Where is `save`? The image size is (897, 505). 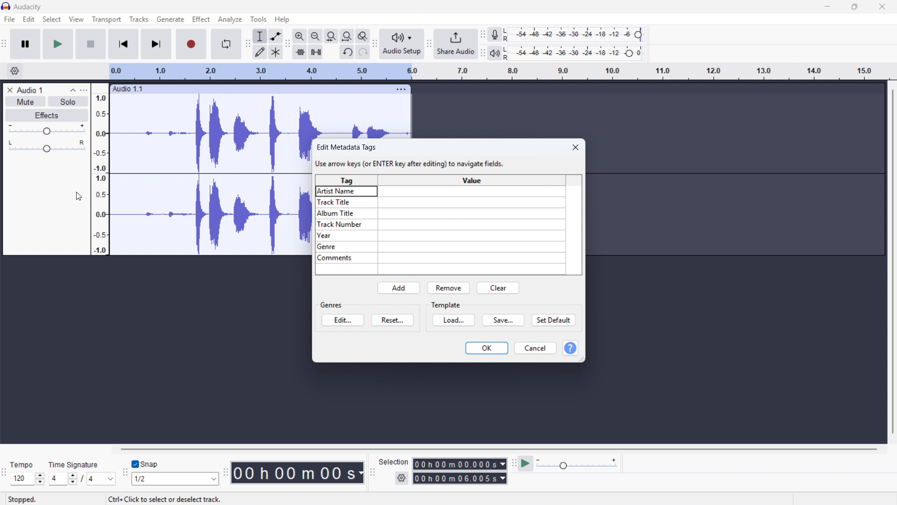 save is located at coordinates (503, 320).